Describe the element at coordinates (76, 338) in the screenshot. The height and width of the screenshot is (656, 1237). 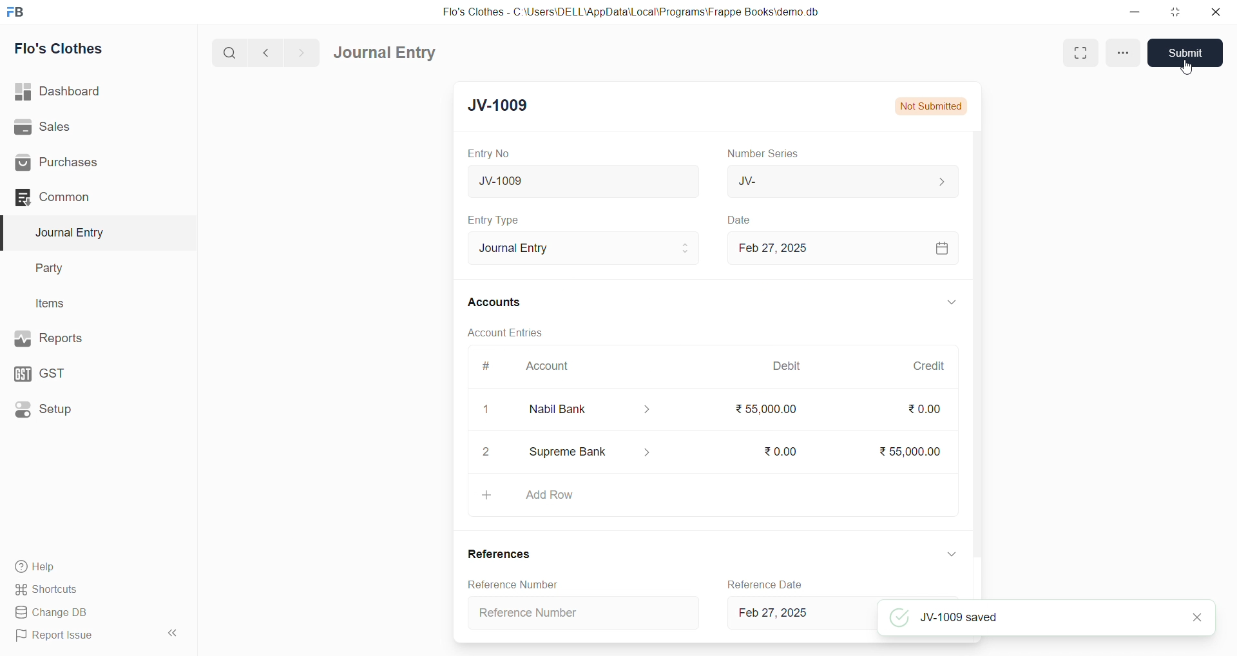
I see `Reports` at that location.